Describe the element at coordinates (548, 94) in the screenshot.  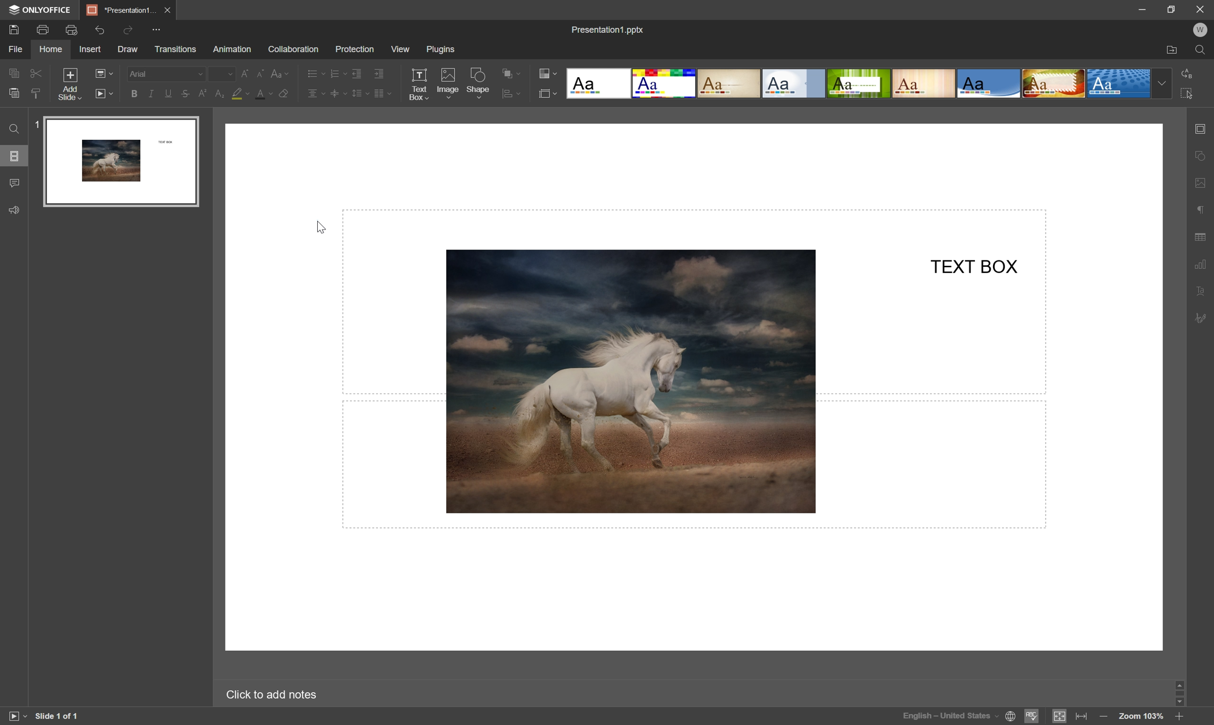
I see `select slide size` at that location.